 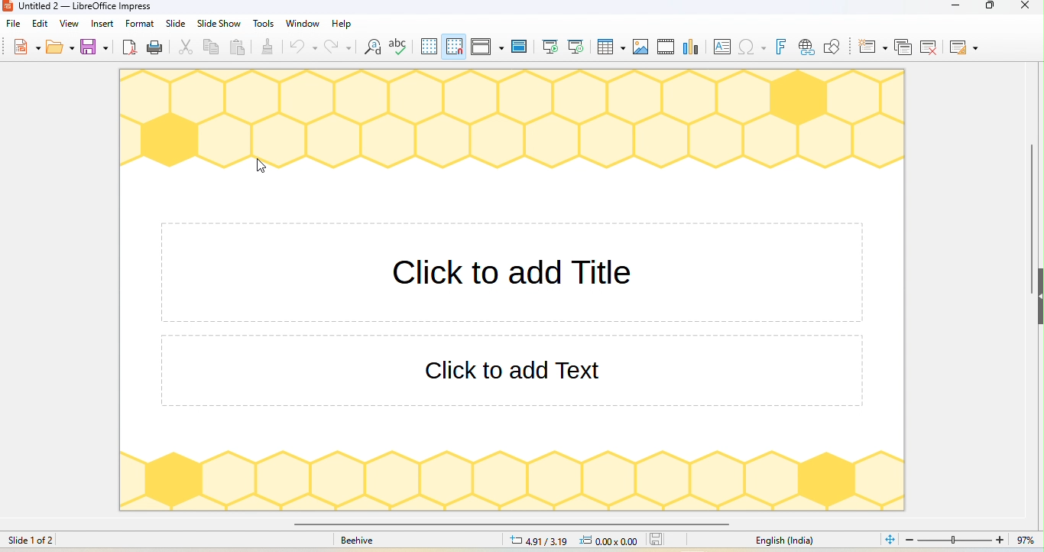 I want to click on find and replace, so click(x=372, y=47).